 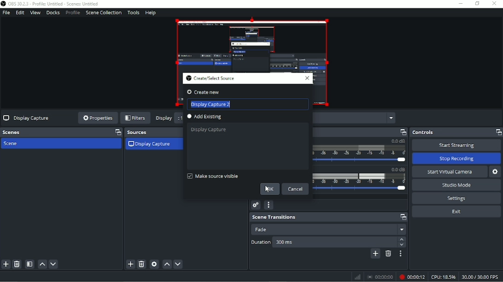 I want to click on Settings, so click(x=456, y=198).